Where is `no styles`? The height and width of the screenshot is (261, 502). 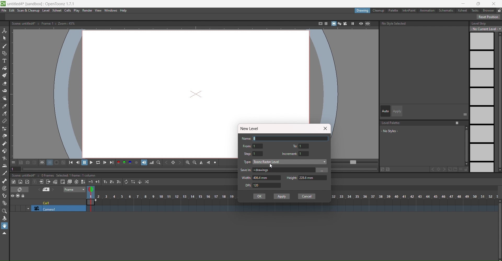 no styles is located at coordinates (395, 131).